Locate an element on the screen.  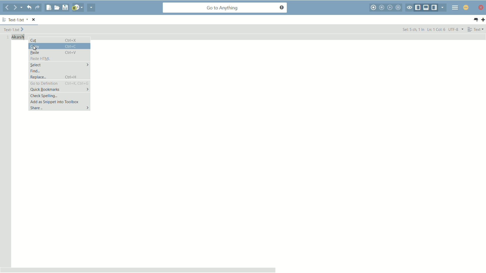
file name is located at coordinates (18, 20).